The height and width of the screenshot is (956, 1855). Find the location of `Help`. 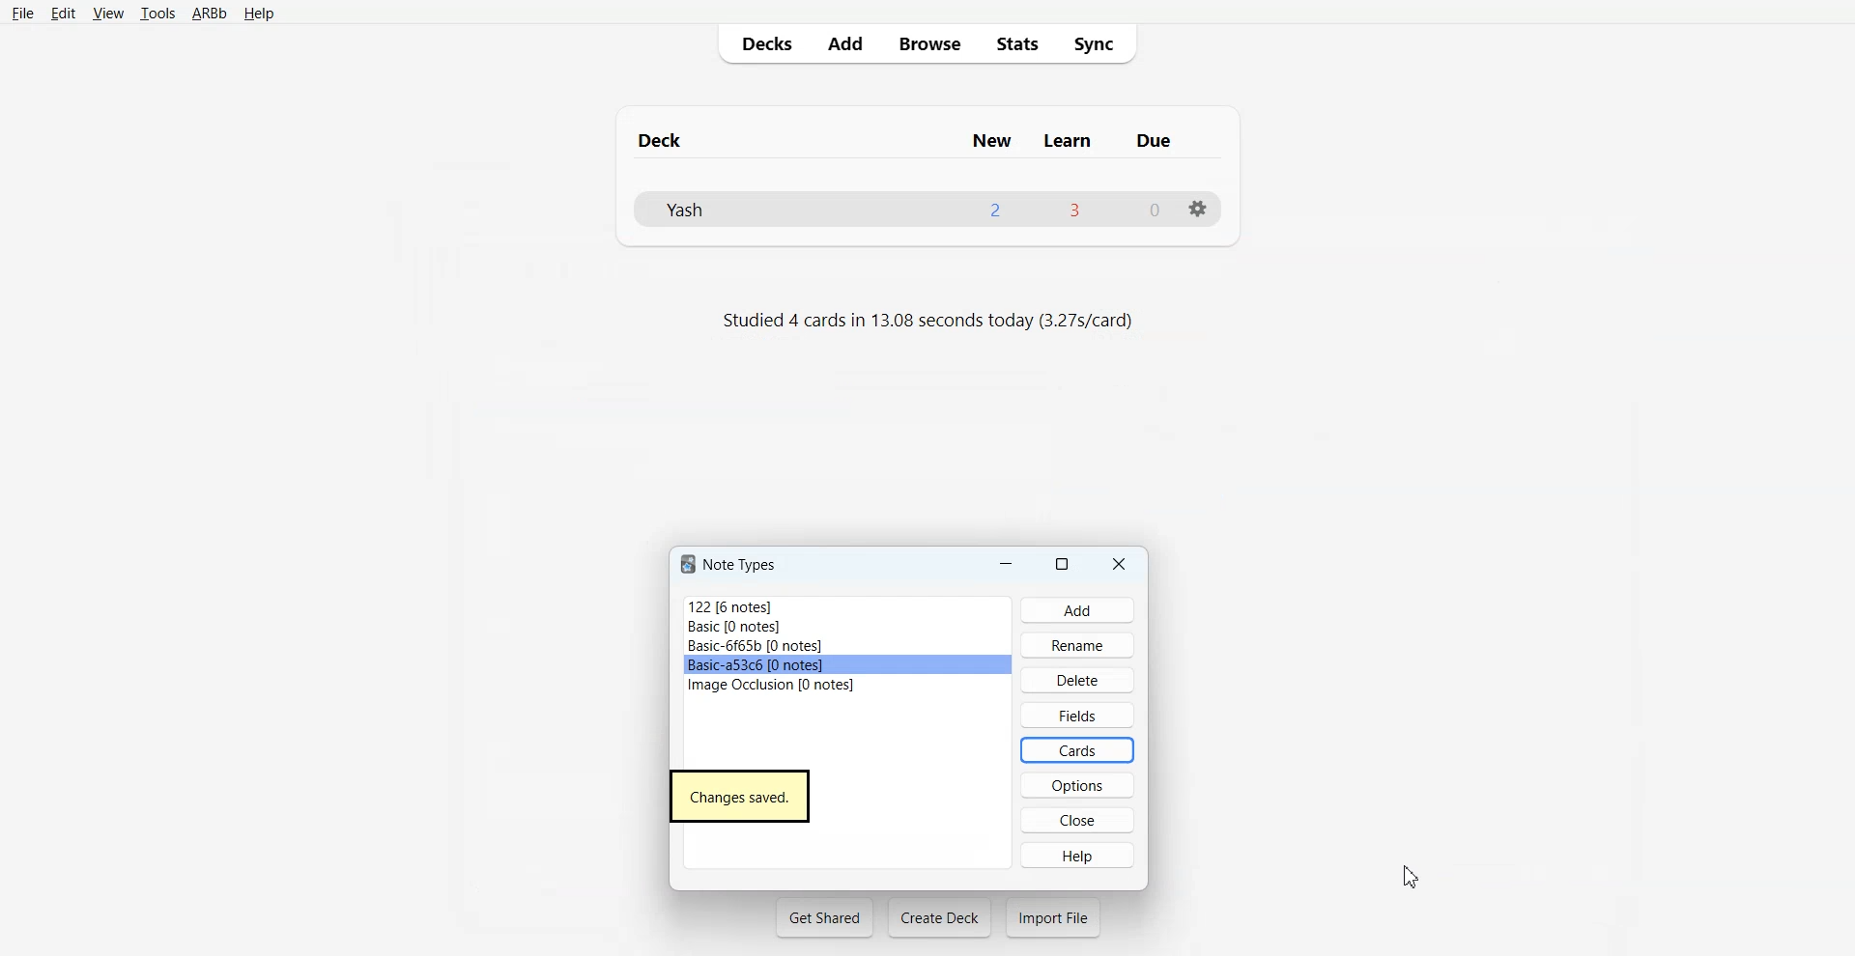

Help is located at coordinates (259, 14).